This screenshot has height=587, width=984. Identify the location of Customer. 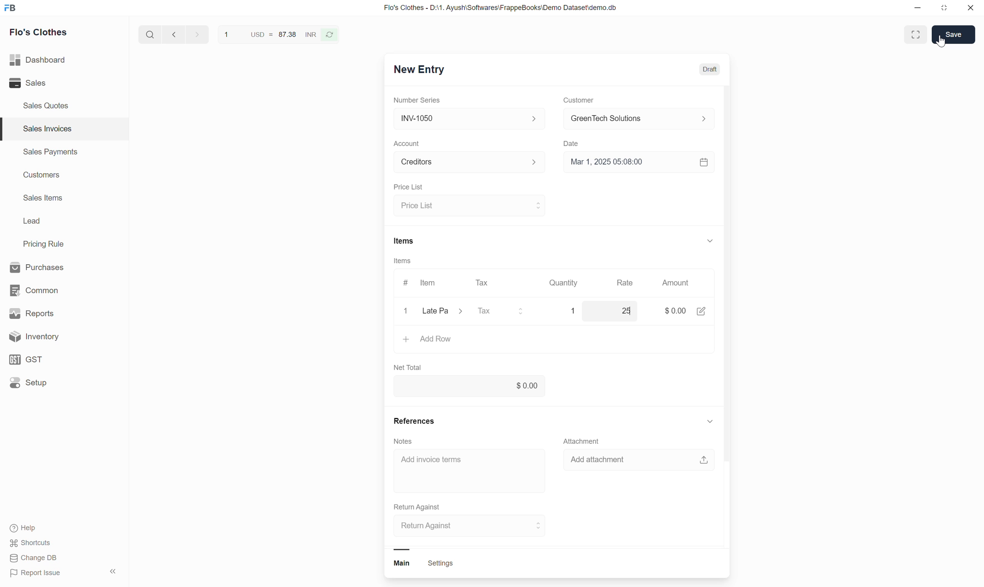
(578, 100).